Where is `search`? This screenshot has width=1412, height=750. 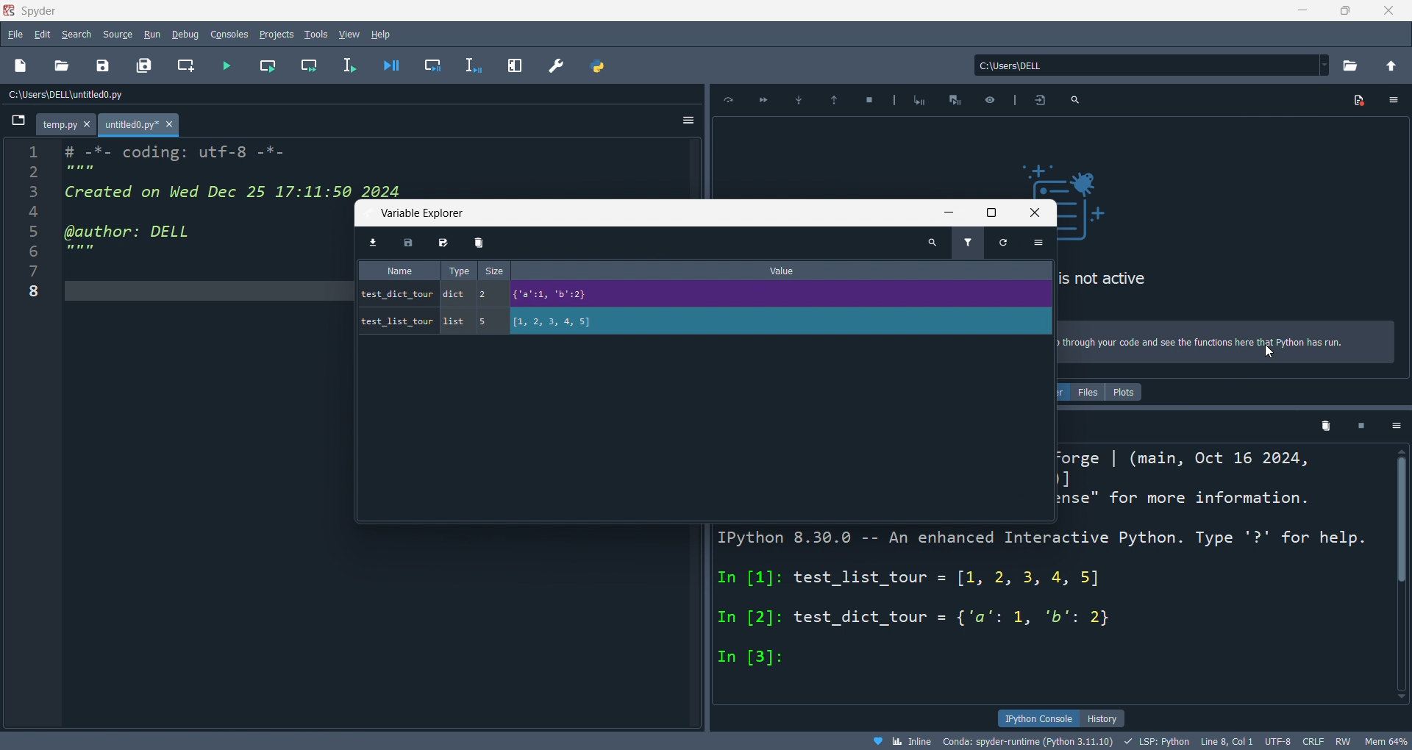 search is located at coordinates (74, 35).